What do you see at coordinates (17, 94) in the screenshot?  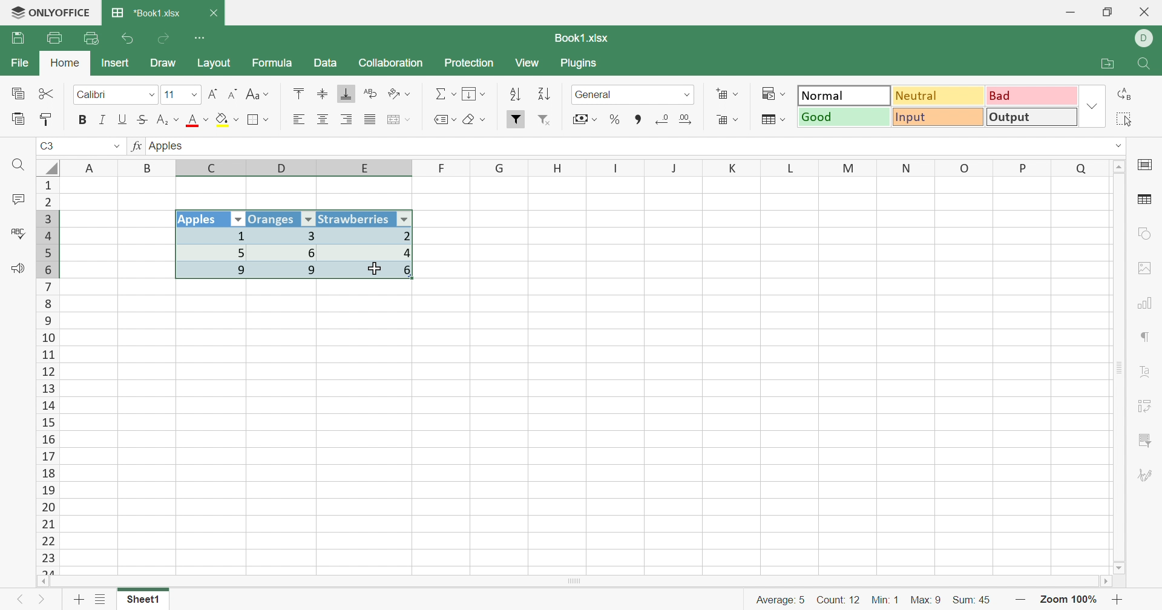 I see `Copy` at bounding box center [17, 94].